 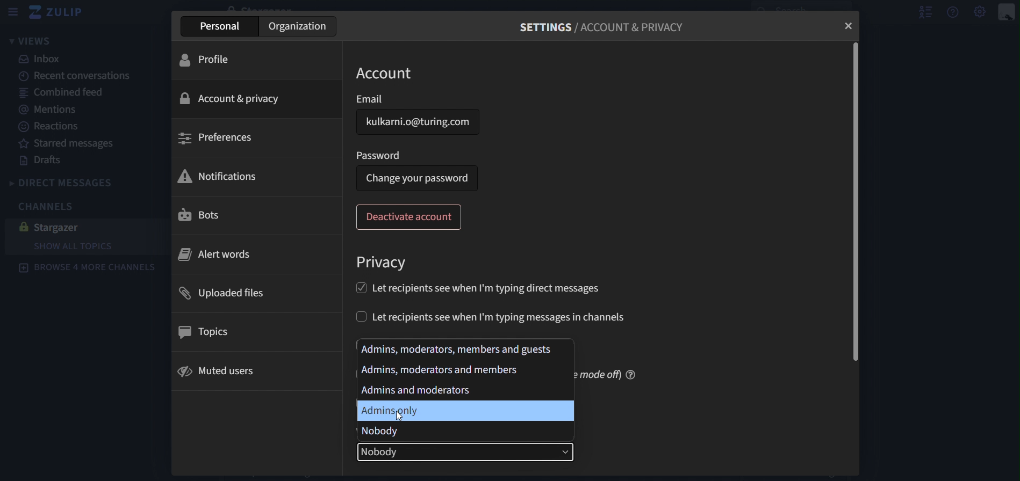 I want to click on admins only, so click(x=390, y=411).